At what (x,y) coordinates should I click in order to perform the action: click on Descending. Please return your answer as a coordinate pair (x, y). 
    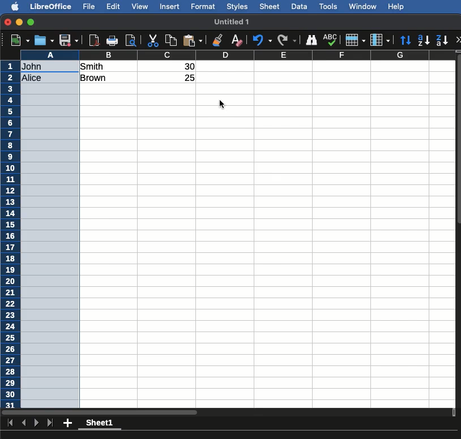
    Looking at the image, I should click on (442, 40).